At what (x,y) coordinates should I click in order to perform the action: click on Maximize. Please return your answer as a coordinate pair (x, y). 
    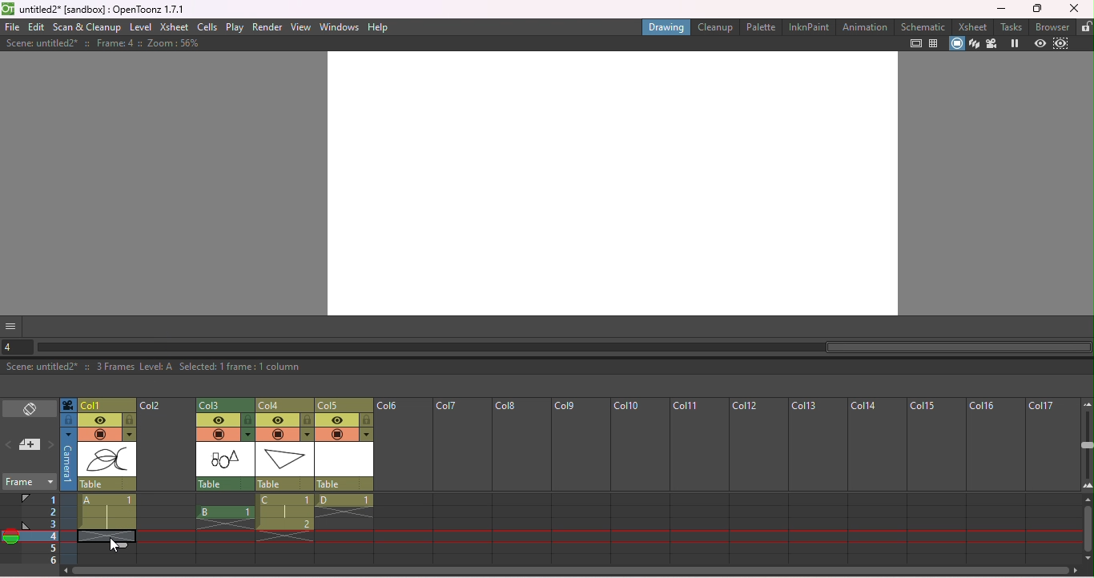
    Looking at the image, I should click on (1040, 9).